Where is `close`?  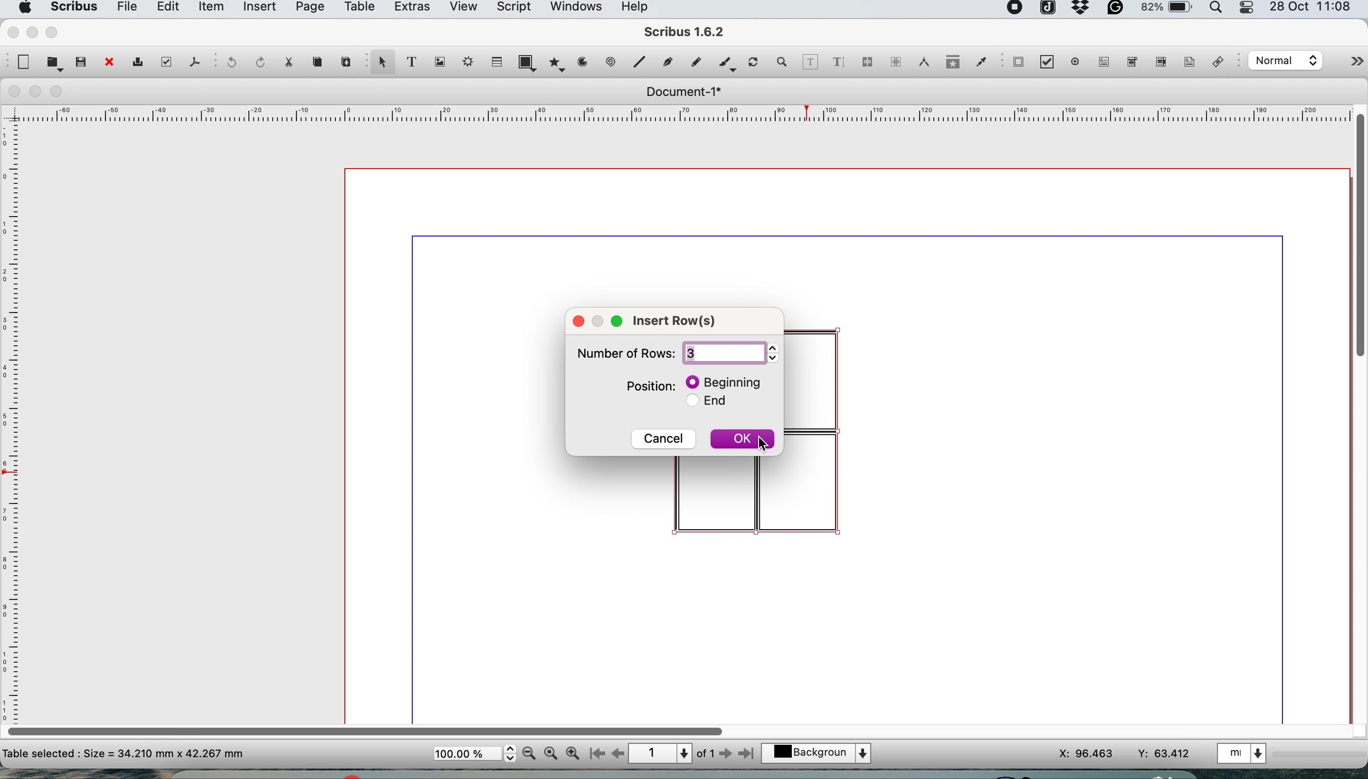 close is located at coordinates (11, 31).